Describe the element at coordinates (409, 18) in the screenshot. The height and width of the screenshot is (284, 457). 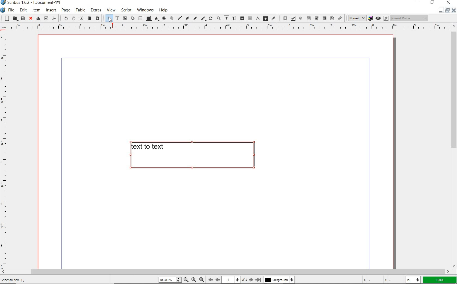
I see `Normal vision` at that location.